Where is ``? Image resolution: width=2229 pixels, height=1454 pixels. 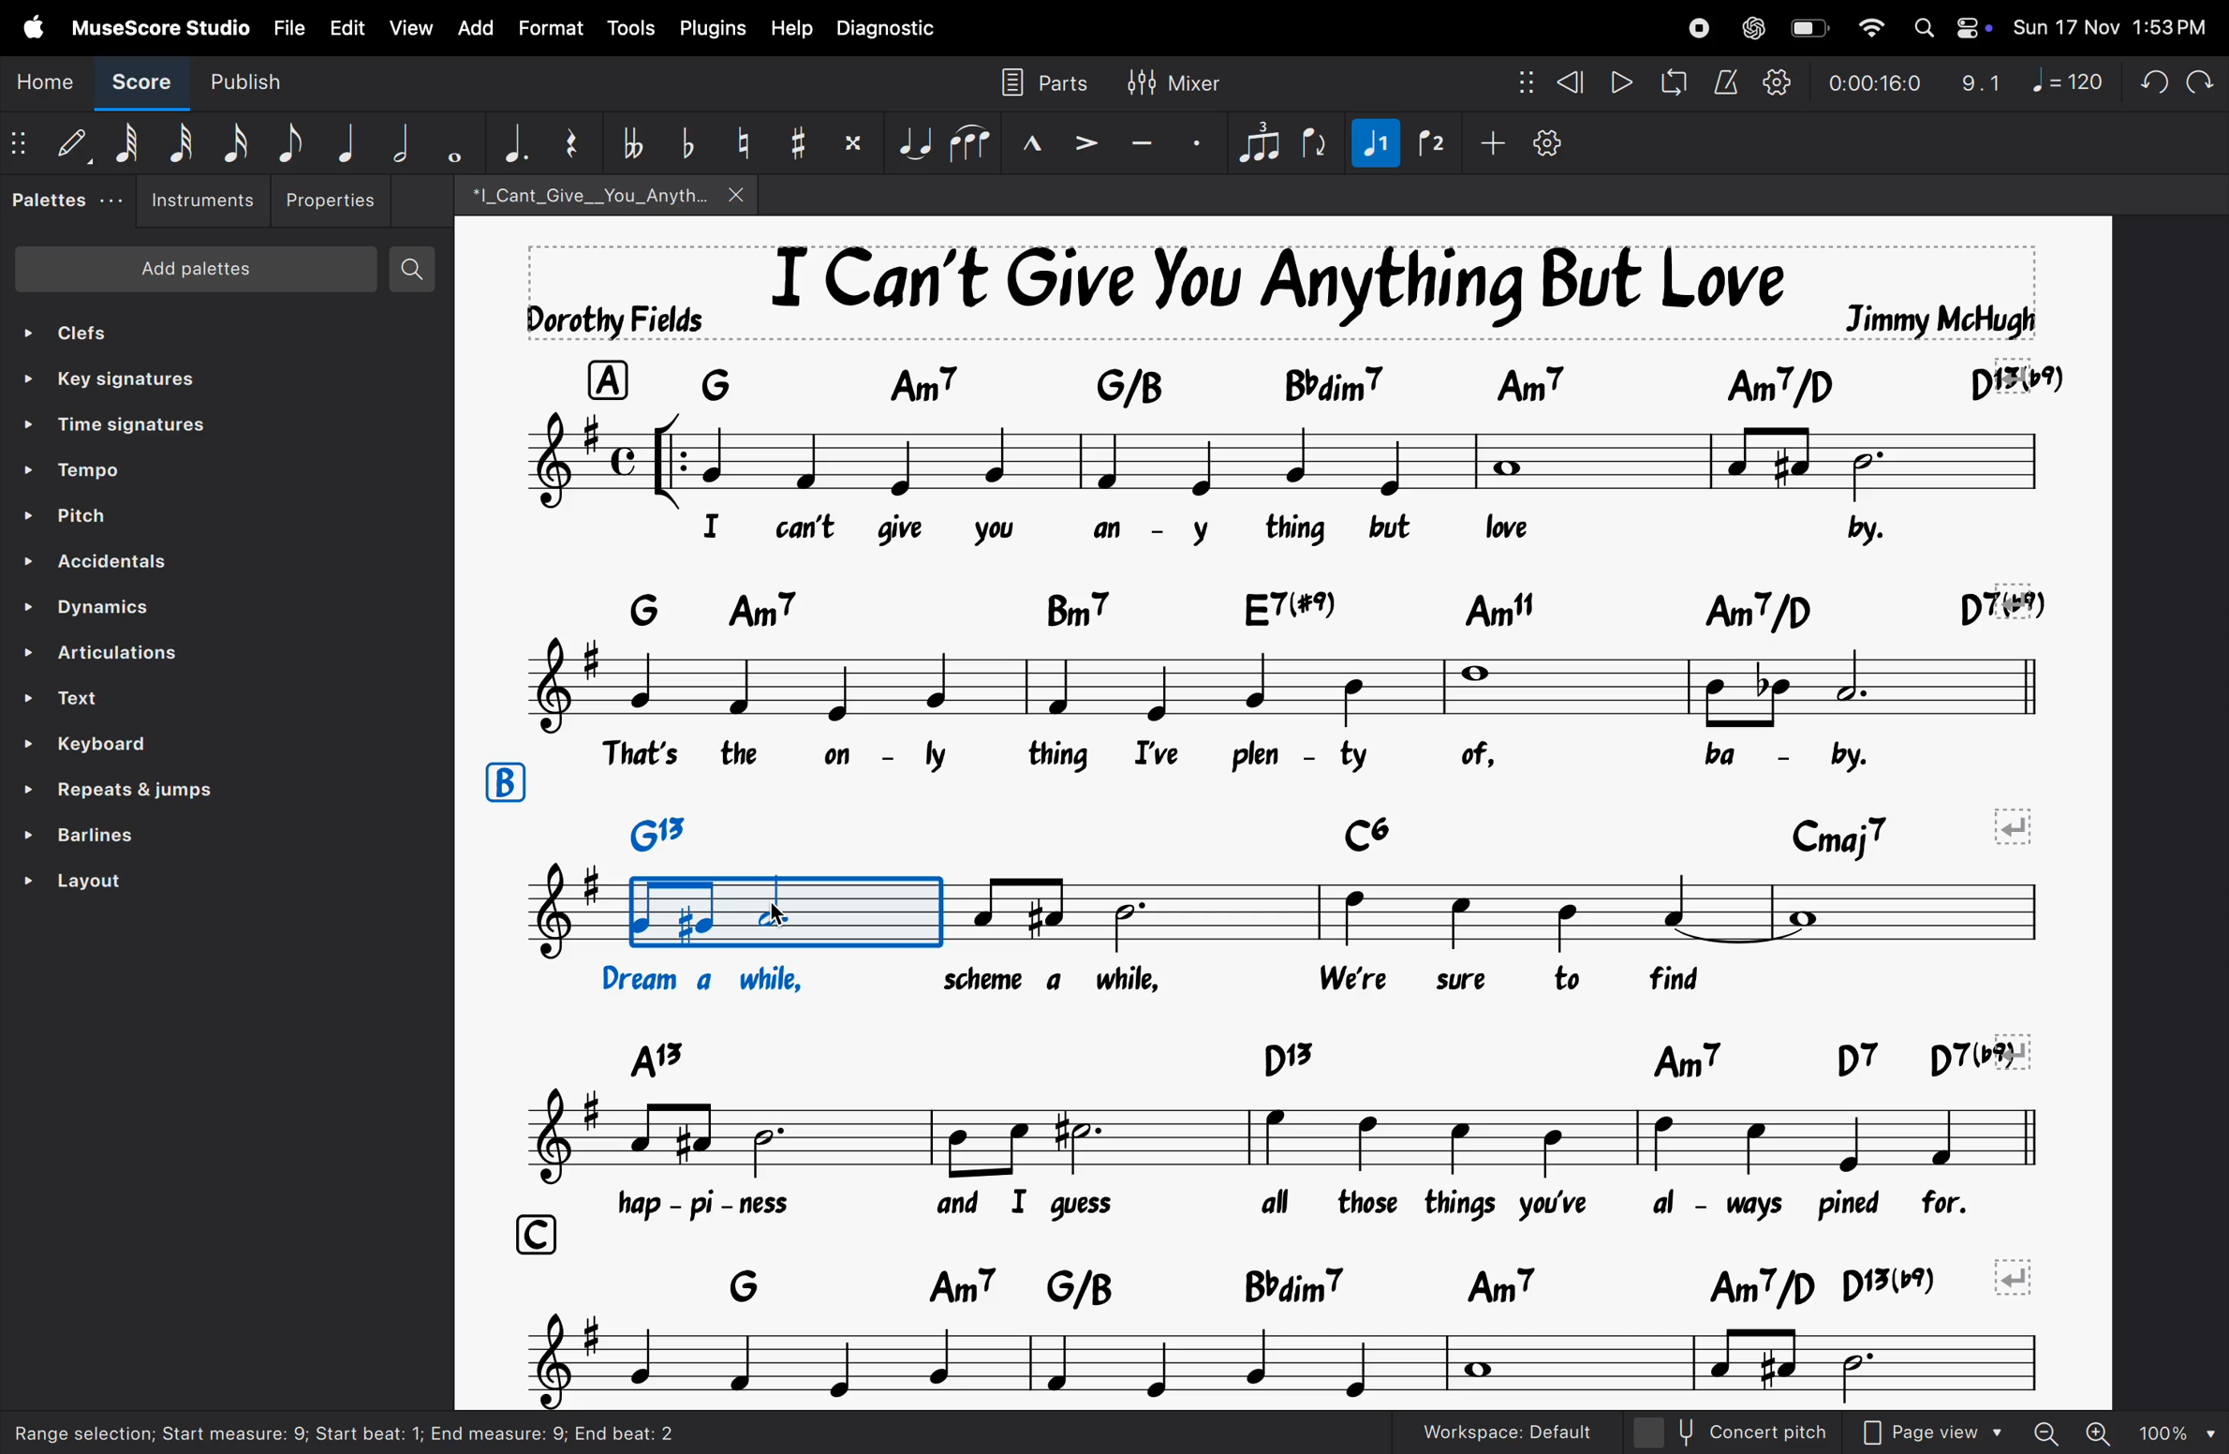
 is located at coordinates (2212, 1432).